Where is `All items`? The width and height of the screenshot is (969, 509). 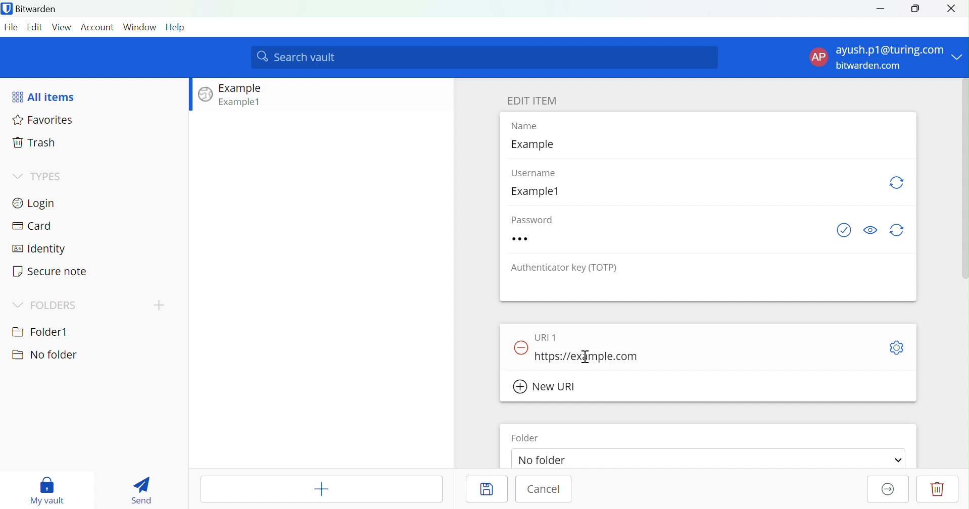
All items is located at coordinates (45, 96).